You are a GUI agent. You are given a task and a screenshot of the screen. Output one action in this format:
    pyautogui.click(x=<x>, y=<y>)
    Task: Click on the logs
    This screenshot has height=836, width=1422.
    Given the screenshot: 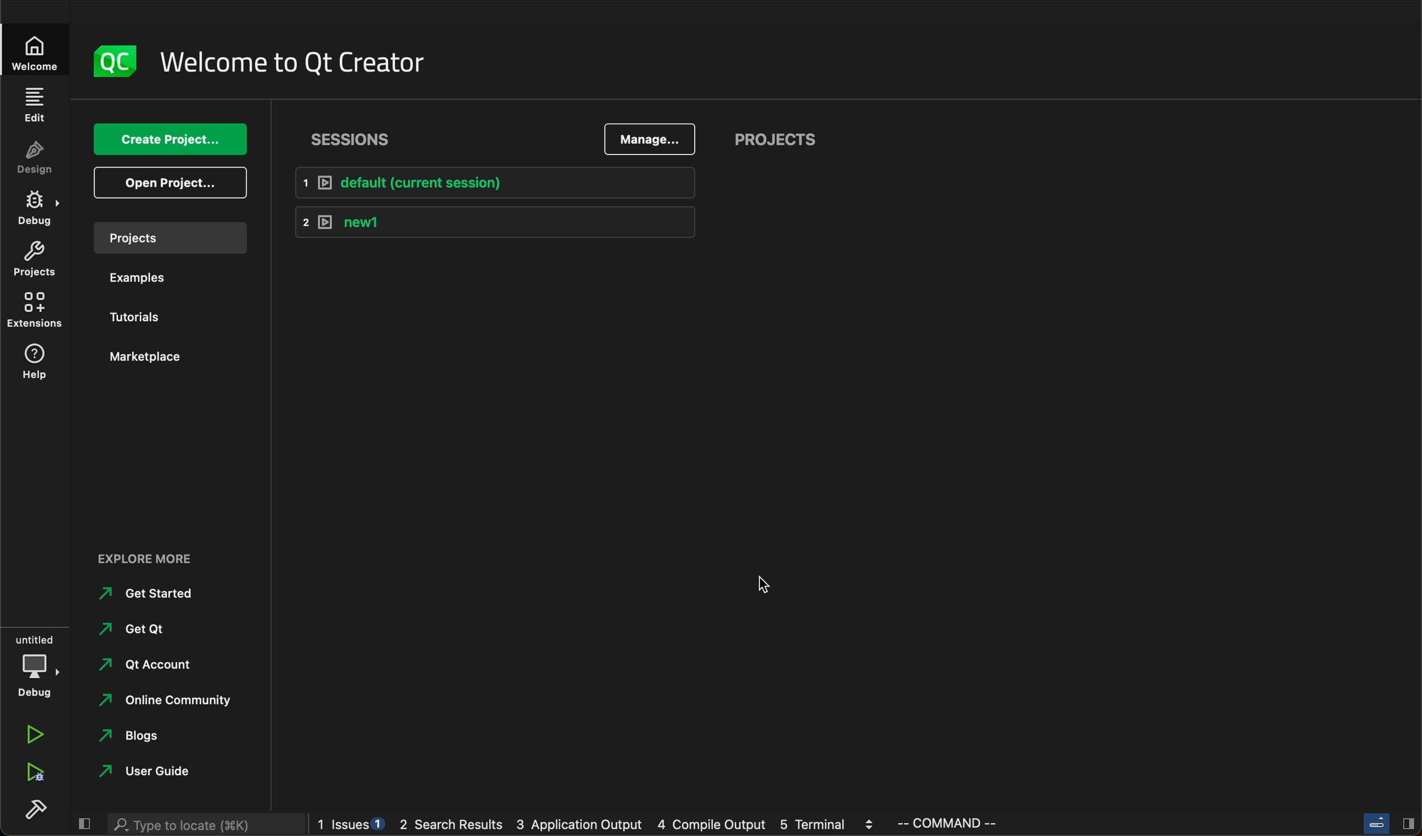 What is the action you would take?
    pyautogui.click(x=596, y=824)
    